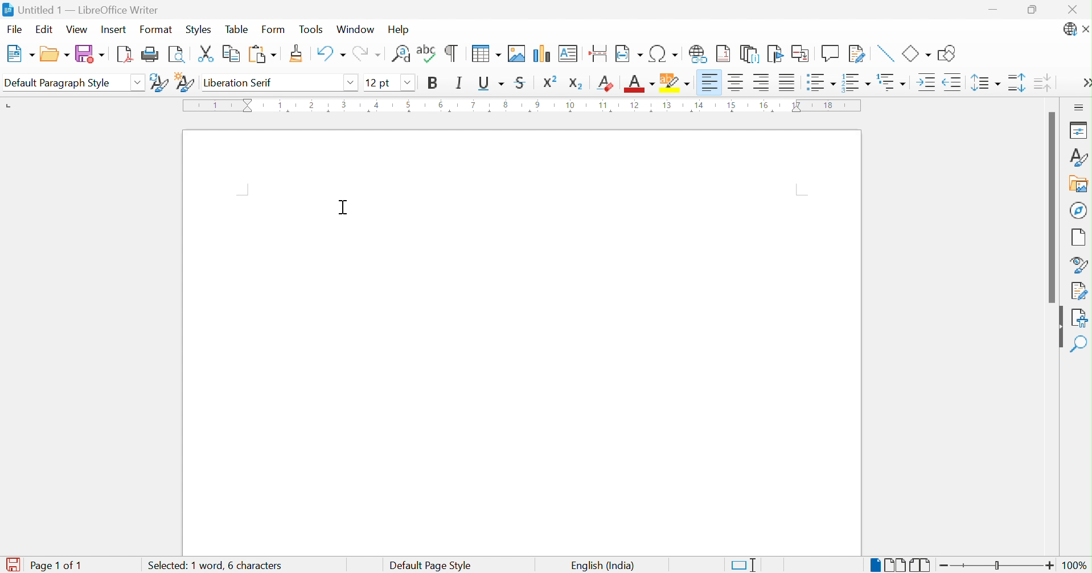  I want to click on Align Right, so click(762, 83).